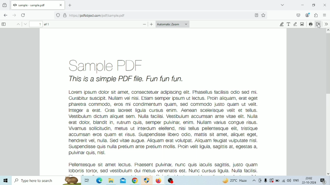 This screenshot has height=185, width=330. What do you see at coordinates (282, 24) in the screenshot?
I see `Highlight` at bounding box center [282, 24].